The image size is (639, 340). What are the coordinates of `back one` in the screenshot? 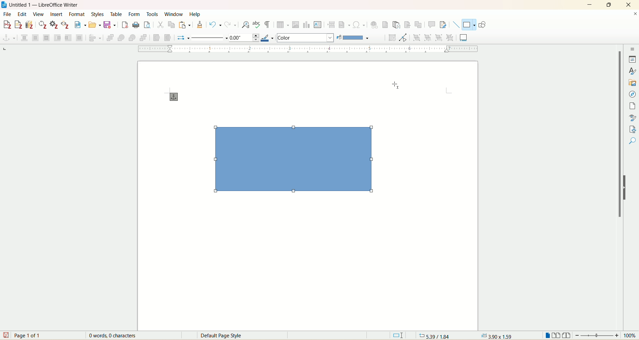 It's located at (132, 38).